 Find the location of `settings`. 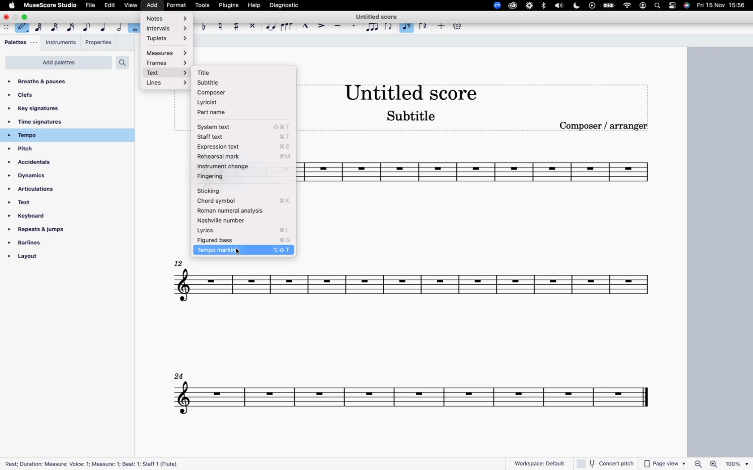

settings is located at coordinates (673, 6).